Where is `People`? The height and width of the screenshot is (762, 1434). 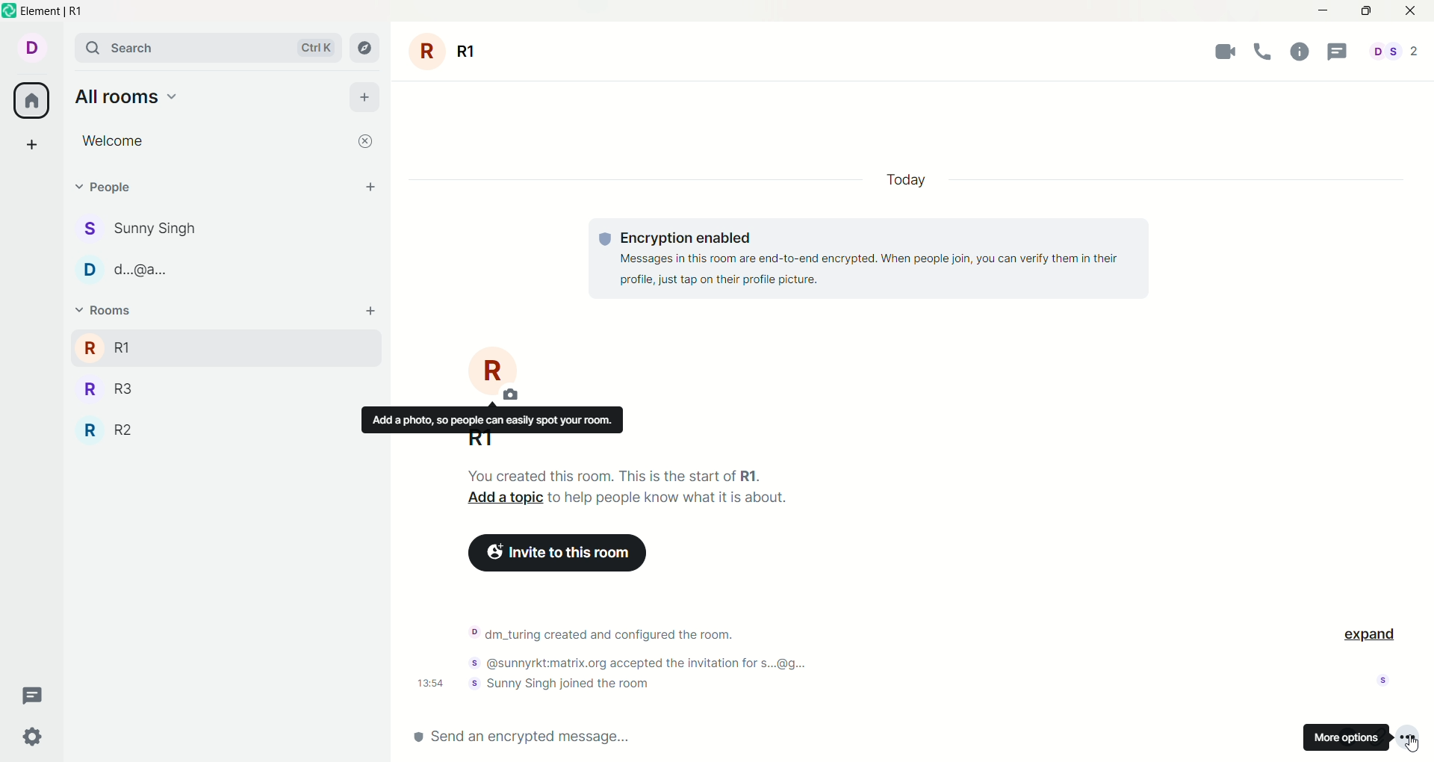 People is located at coordinates (114, 187).